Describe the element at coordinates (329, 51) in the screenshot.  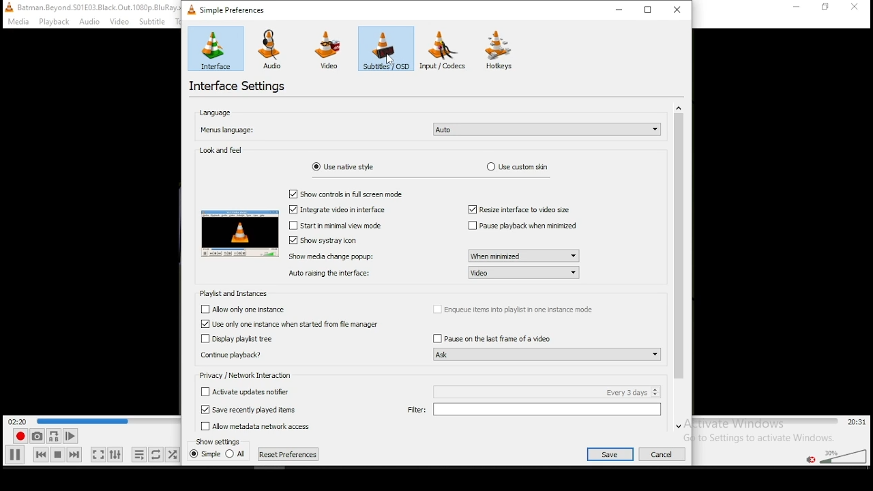
I see `video` at that location.